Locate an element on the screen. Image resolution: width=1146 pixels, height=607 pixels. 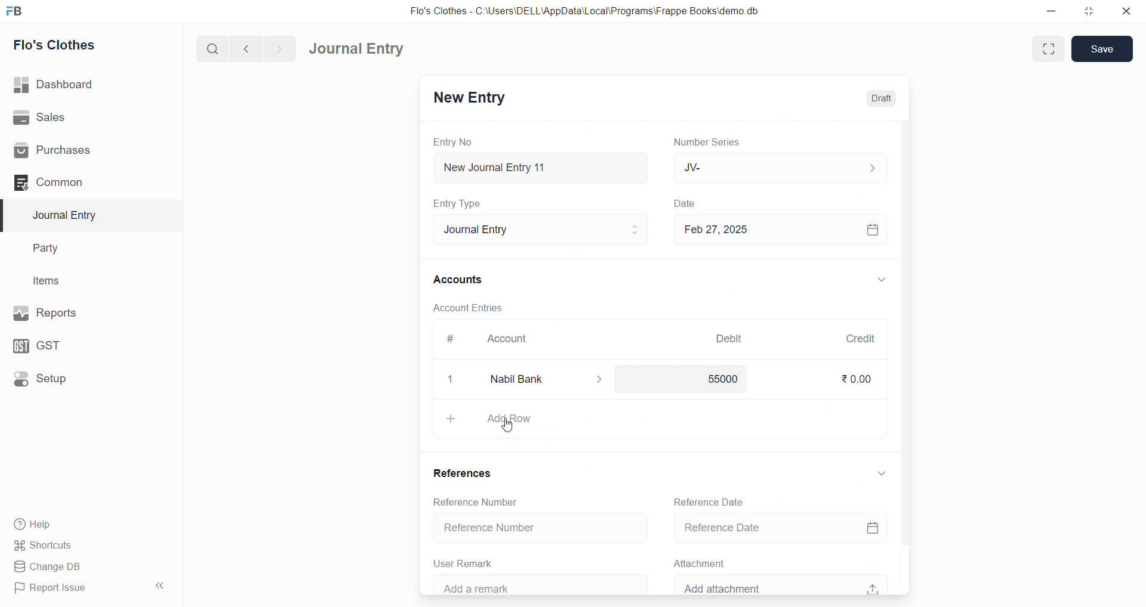
selected is located at coordinates (7, 215).